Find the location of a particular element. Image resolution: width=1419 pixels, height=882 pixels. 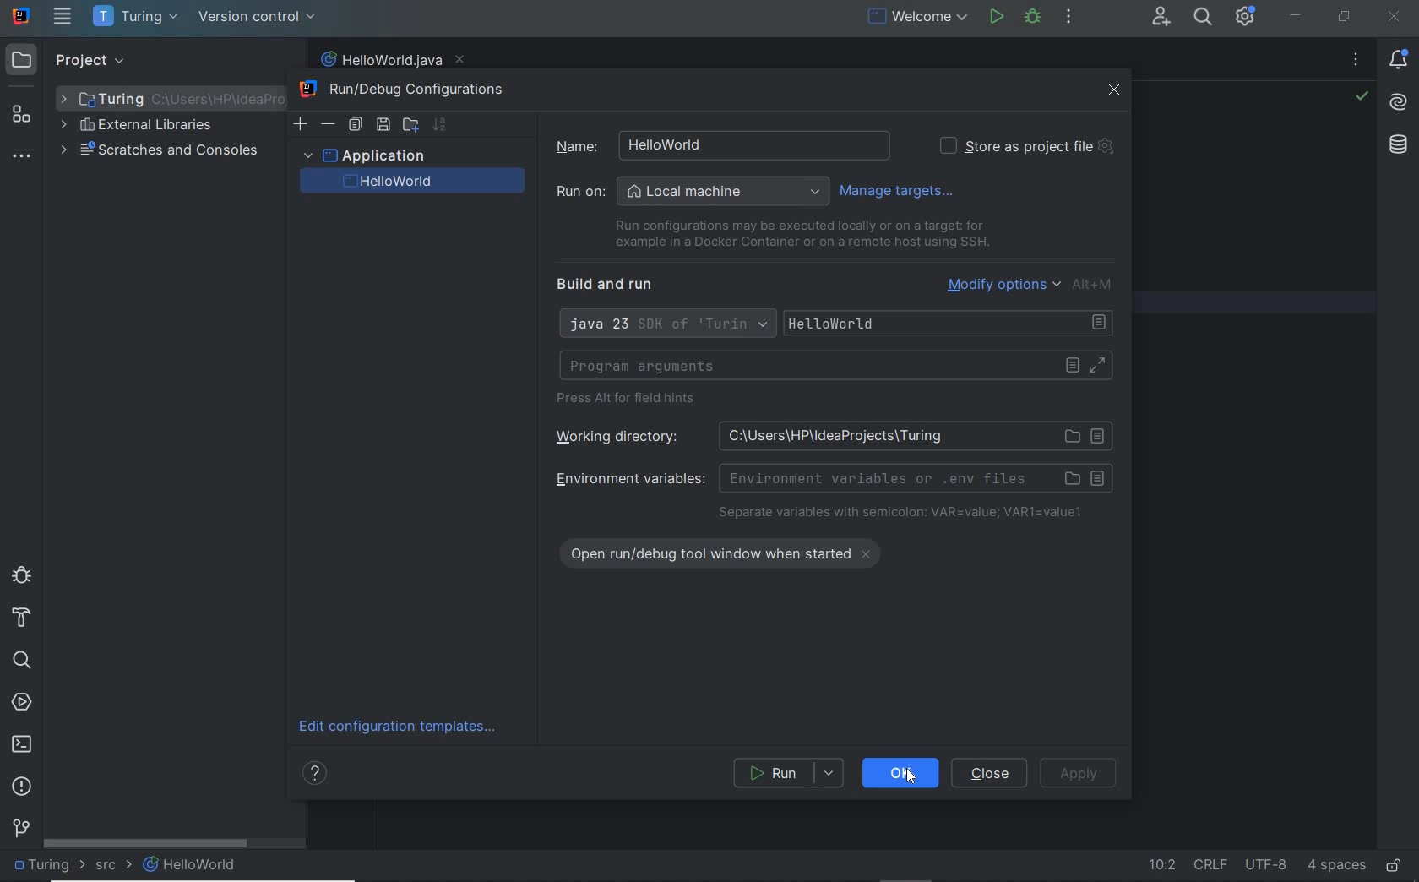

Environment cariables is located at coordinates (831, 477).